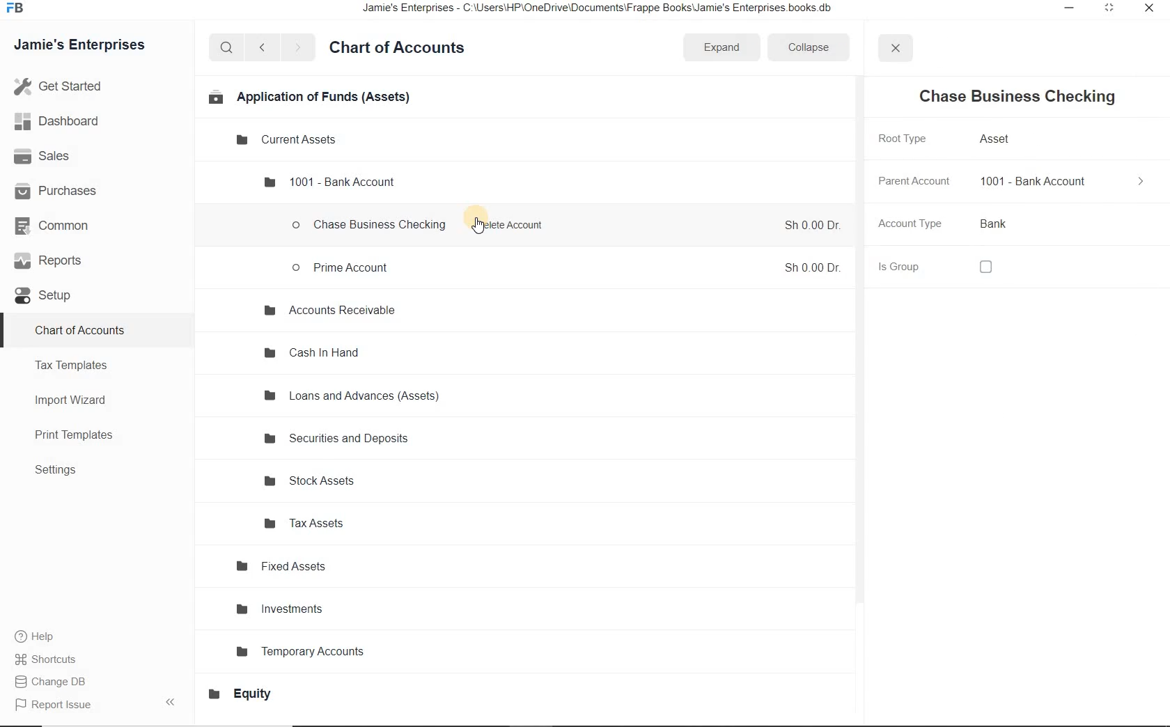  What do you see at coordinates (306, 650) in the screenshot?
I see `Temporary Accounts` at bounding box center [306, 650].